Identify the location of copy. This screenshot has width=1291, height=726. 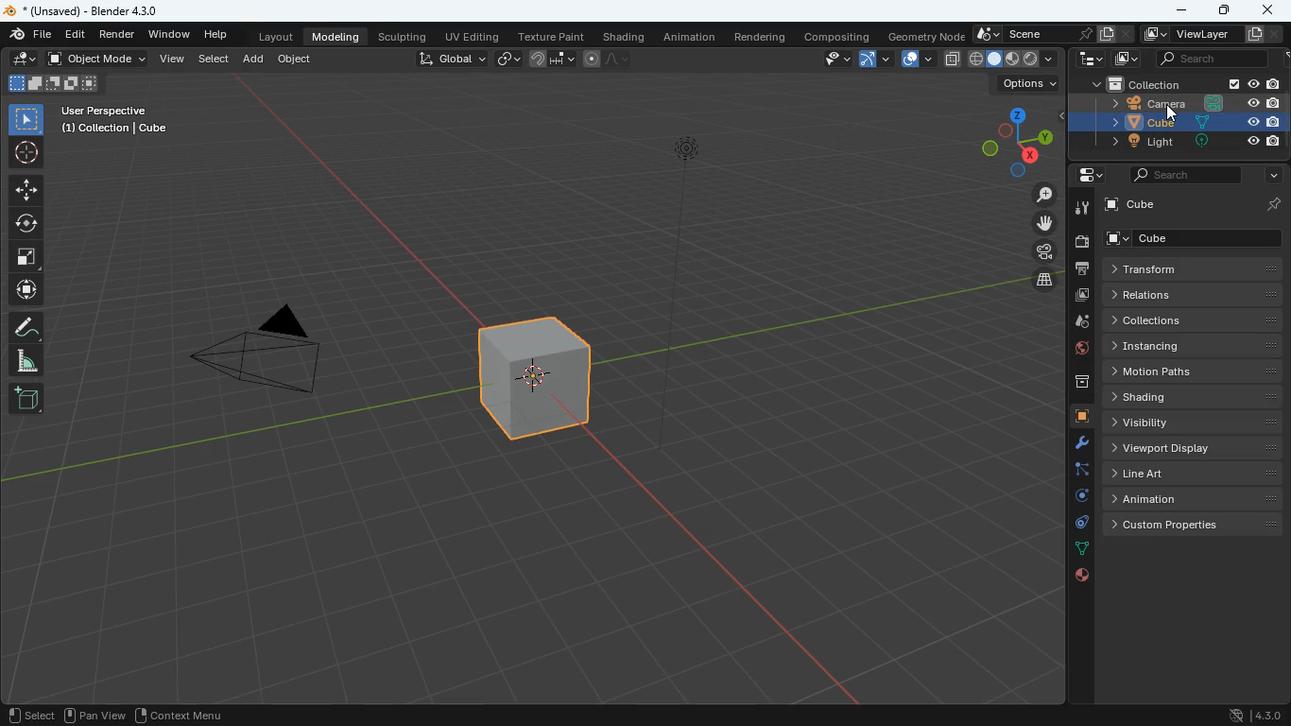
(952, 60).